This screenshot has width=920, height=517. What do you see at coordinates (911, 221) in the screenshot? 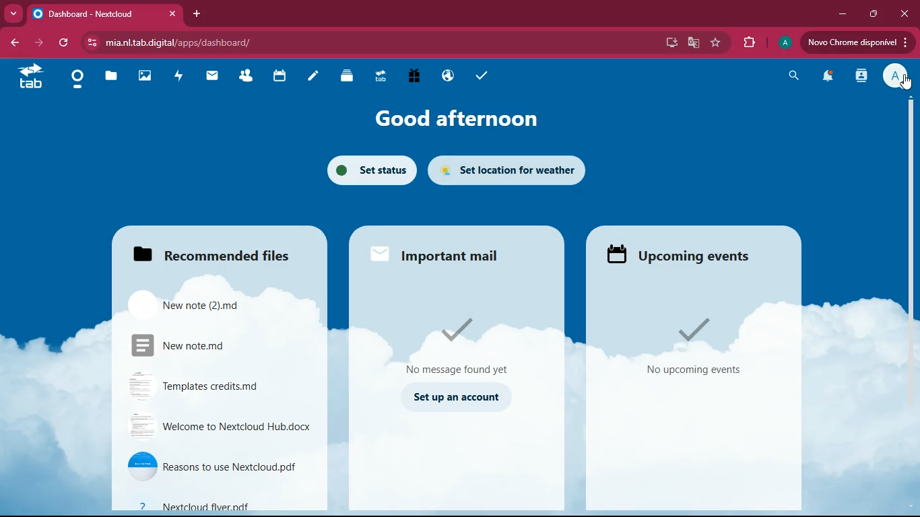
I see `scroll` at bounding box center [911, 221].